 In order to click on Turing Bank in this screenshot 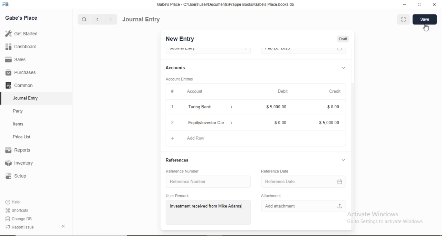, I will do `click(200, 107)`.